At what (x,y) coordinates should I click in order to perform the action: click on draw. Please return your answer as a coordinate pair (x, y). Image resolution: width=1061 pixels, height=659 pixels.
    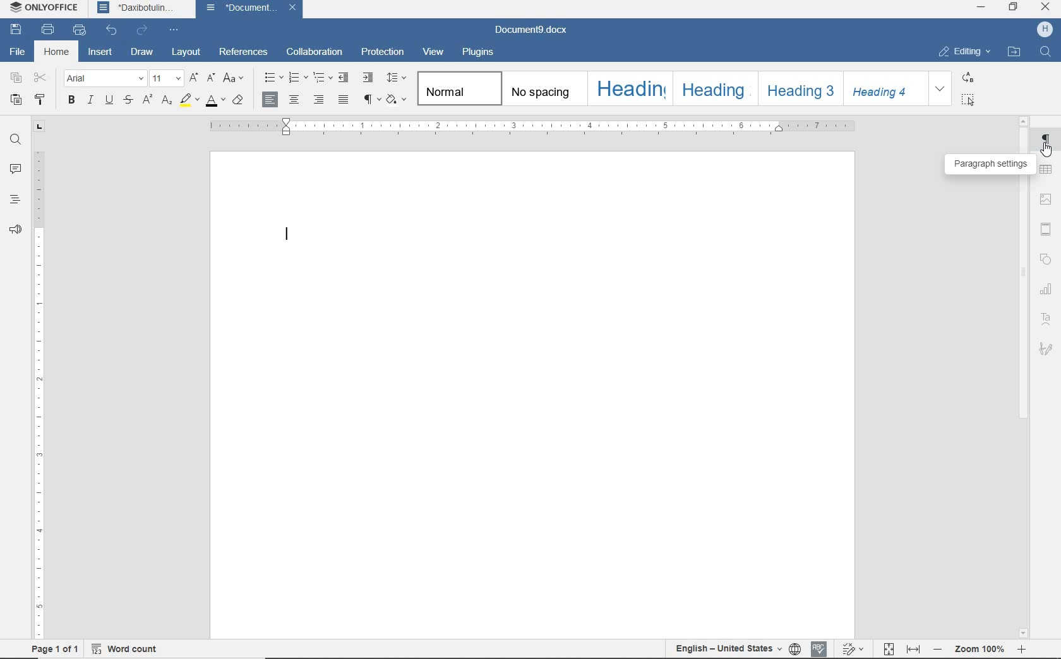
    Looking at the image, I should click on (144, 53).